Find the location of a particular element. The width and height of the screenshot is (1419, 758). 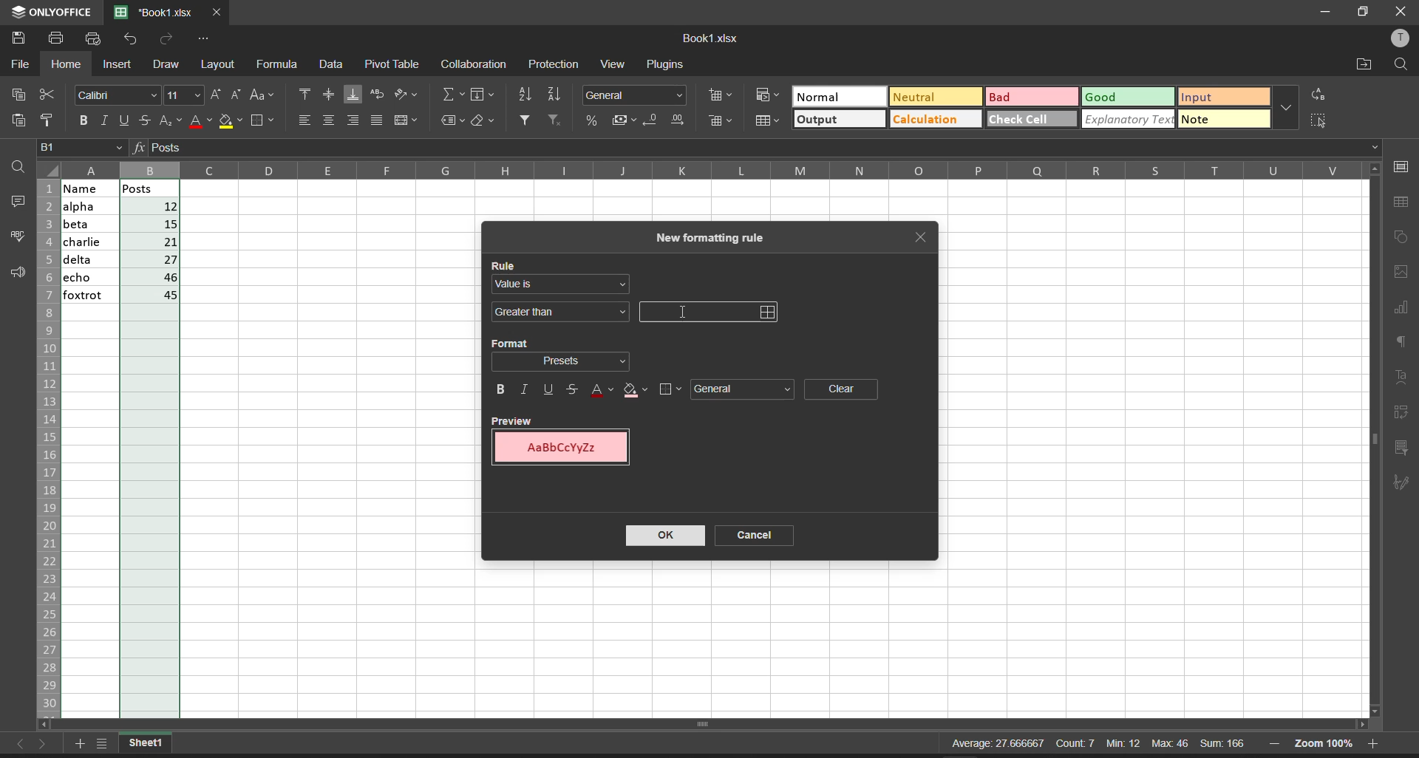

filter is located at coordinates (521, 120).